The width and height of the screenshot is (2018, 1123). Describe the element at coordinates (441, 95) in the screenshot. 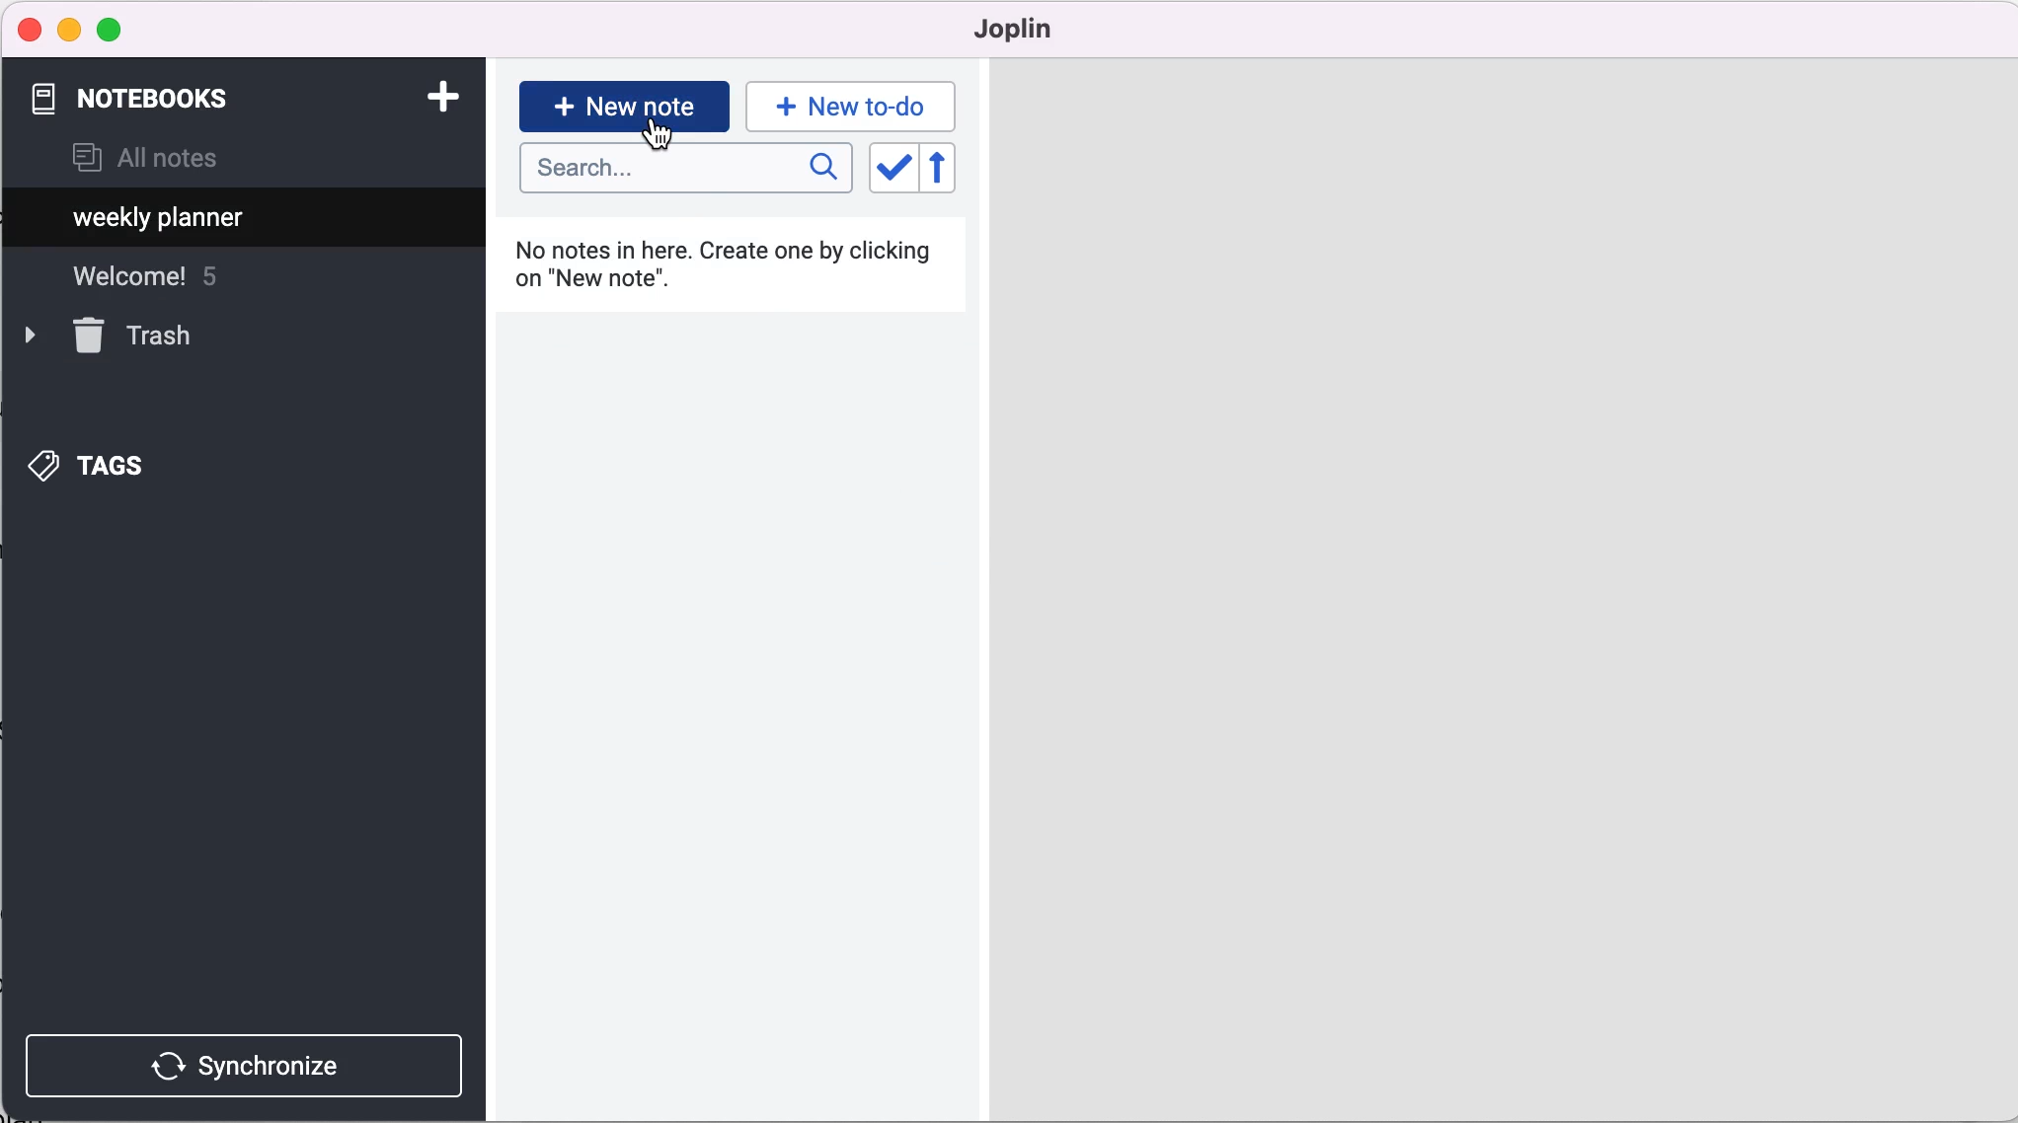

I see `add note` at that location.